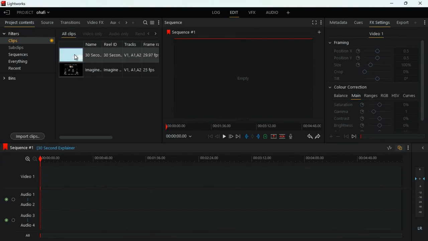 Image resolution: width=428 pixels, height=241 pixels. Describe the element at coordinates (419, 202) in the screenshot. I see `-24 (layer)` at that location.